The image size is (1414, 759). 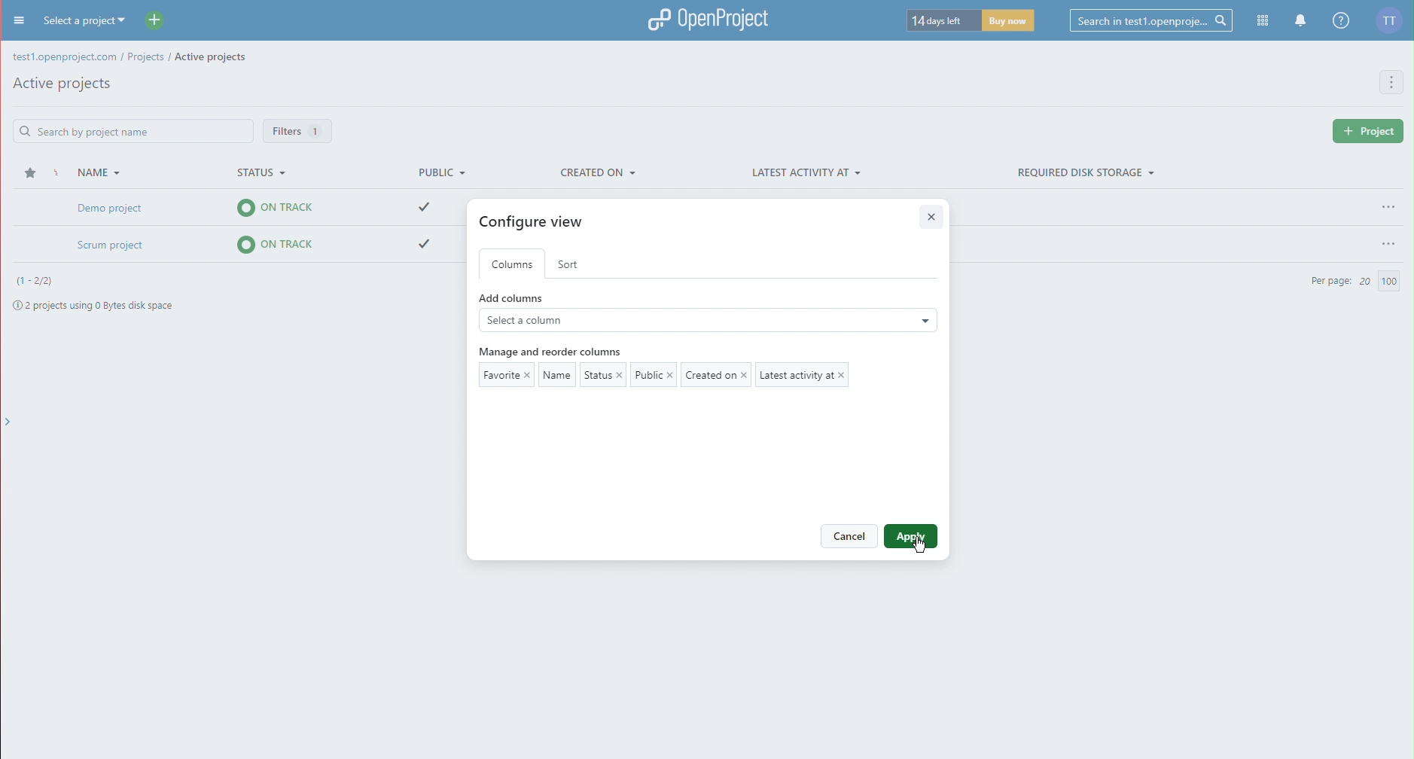 I want to click on Cancel, so click(x=849, y=535).